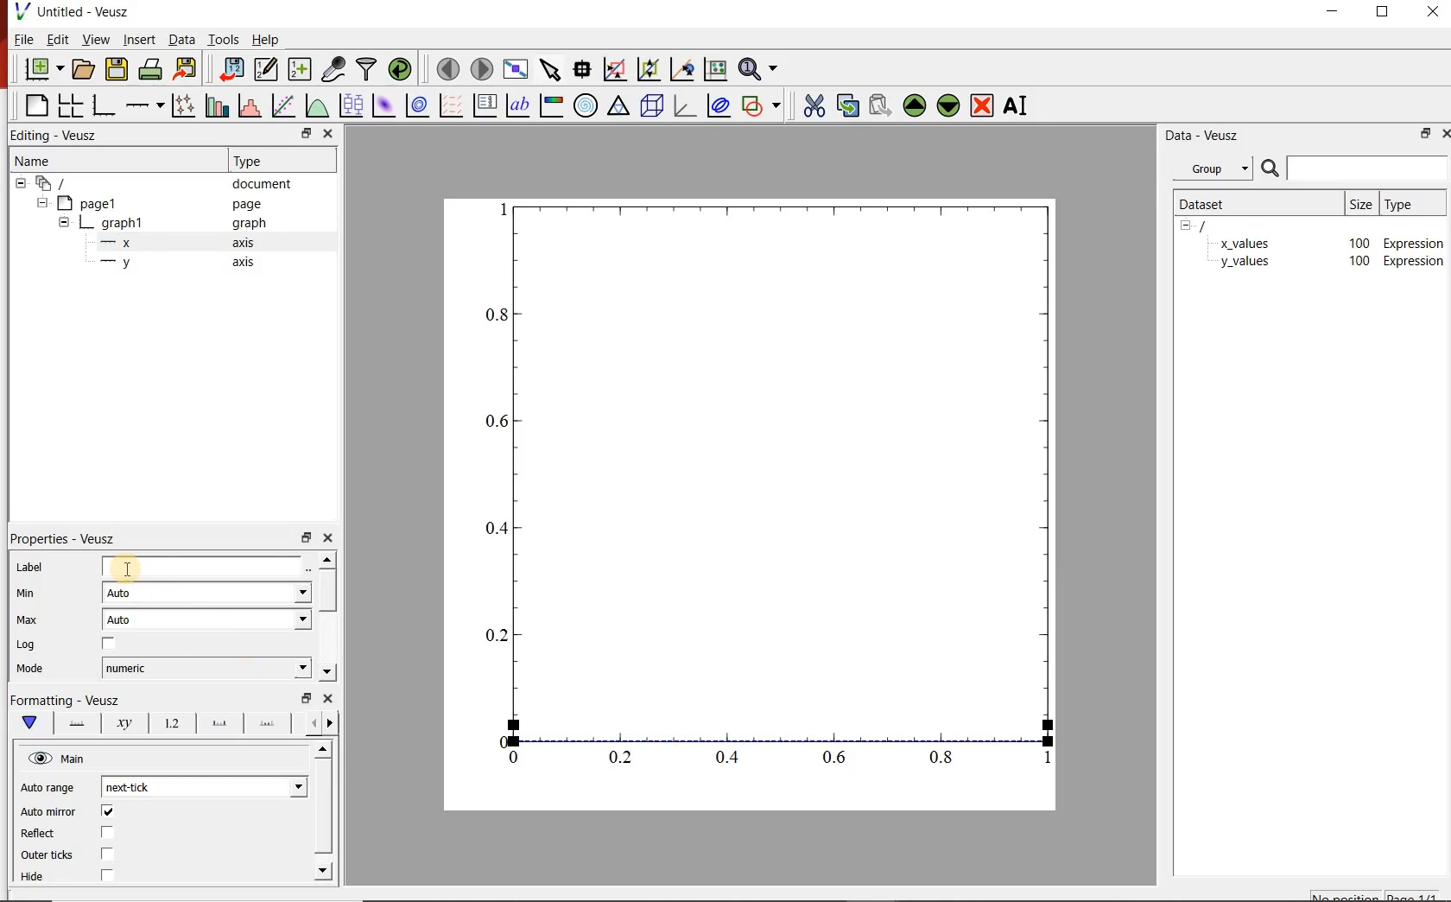 Image resolution: width=1451 pixels, height=902 pixels. Describe the element at coordinates (250, 106) in the screenshot. I see `histogram of a dataset` at that location.